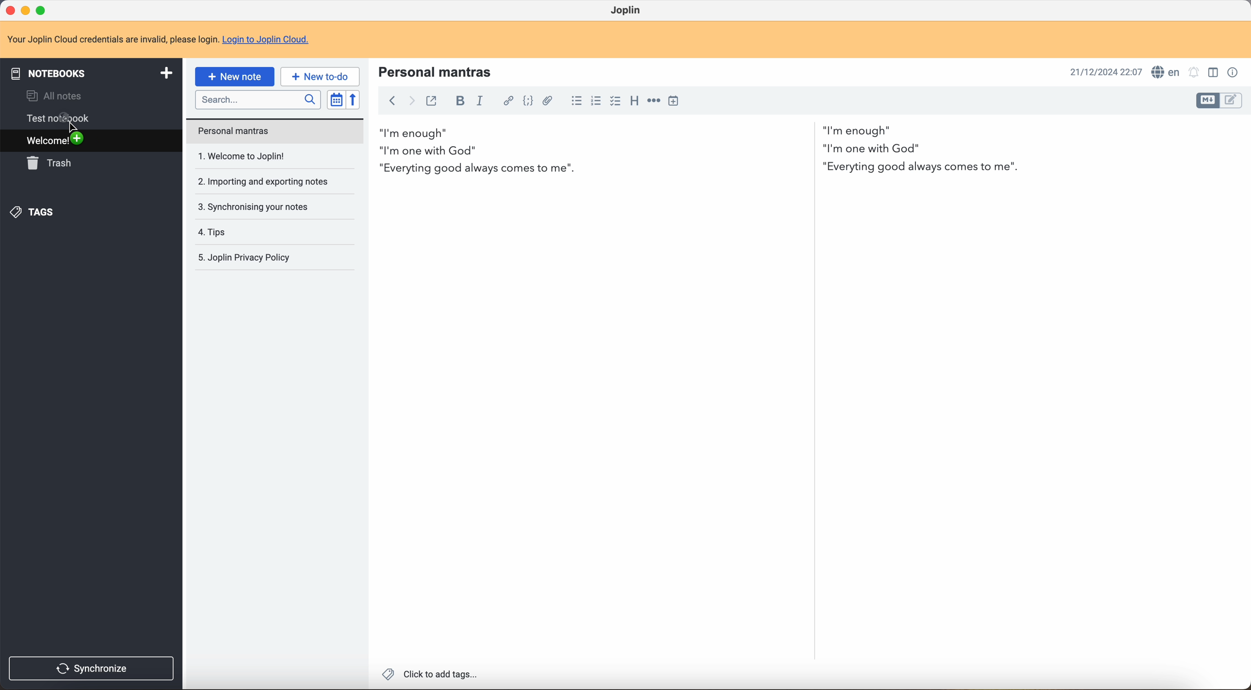 Image resolution: width=1251 pixels, height=690 pixels. What do you see at coordinates (460, 101) in the screenshot?
I see `bold` at bounding box center [460, 101].